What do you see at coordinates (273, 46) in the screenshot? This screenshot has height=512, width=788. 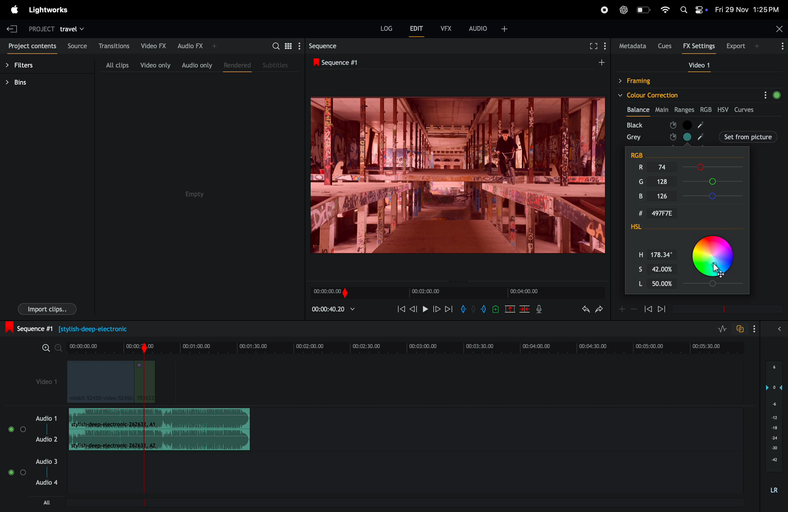 I see `search bar` at bounding box center [273, 46].